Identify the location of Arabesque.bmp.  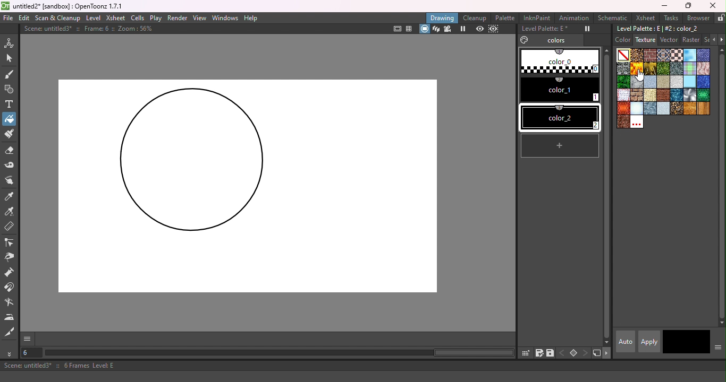
(637, 55).